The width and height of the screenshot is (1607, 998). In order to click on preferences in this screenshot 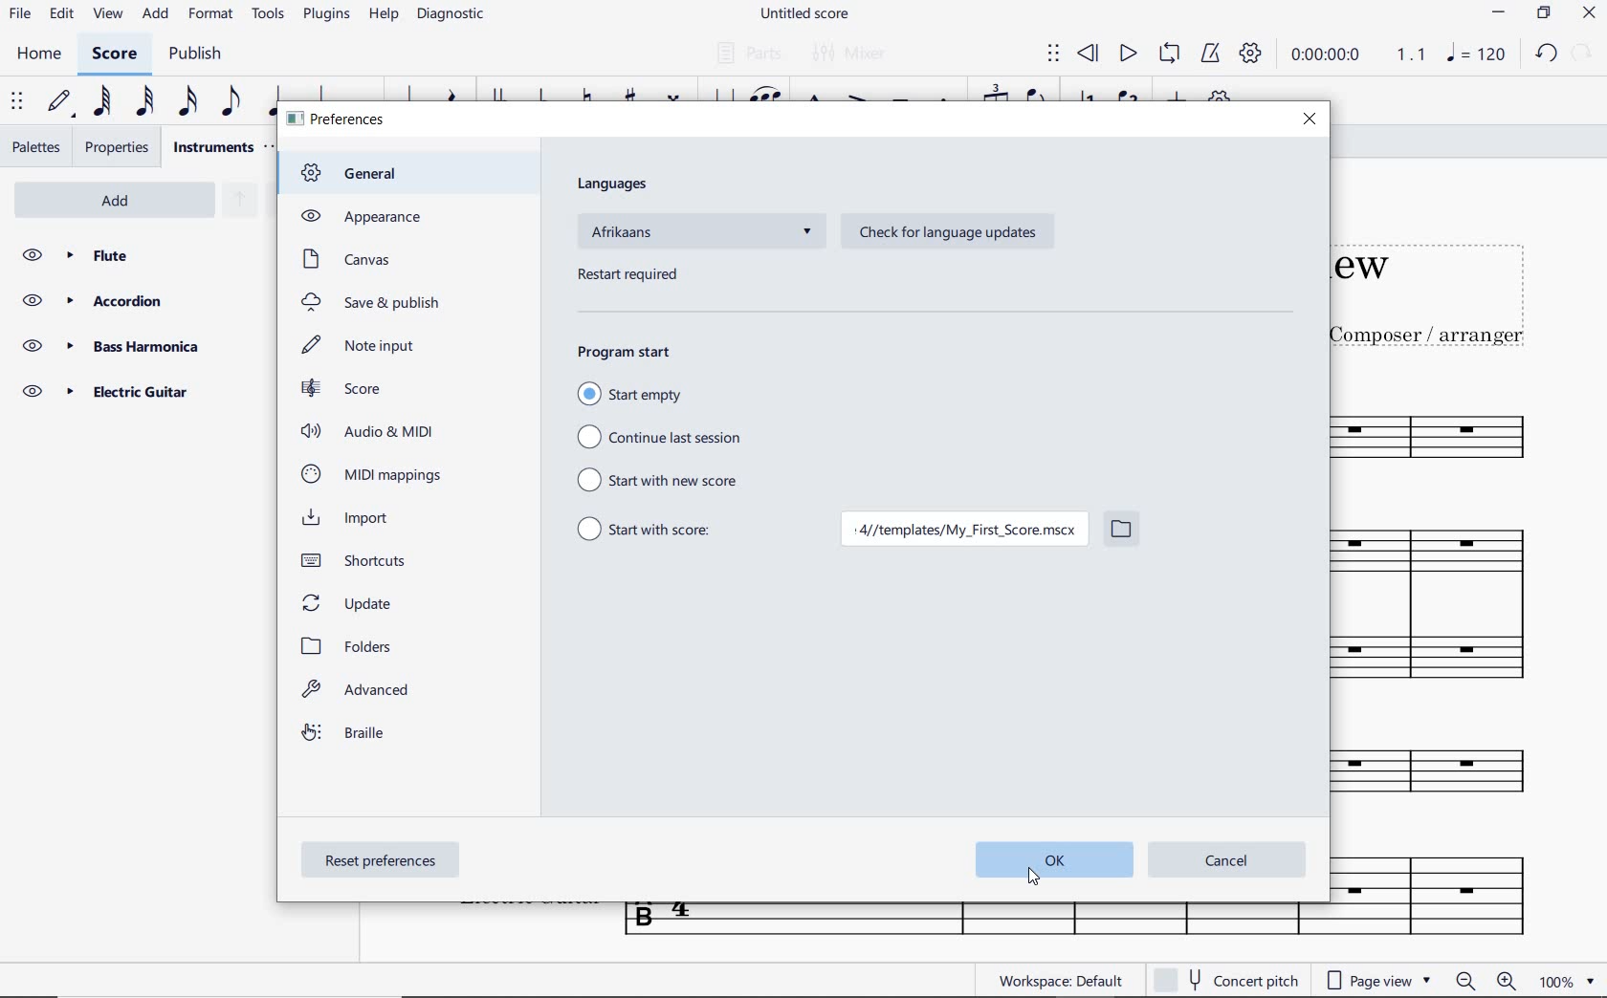, I will do `click(339, 120)`.